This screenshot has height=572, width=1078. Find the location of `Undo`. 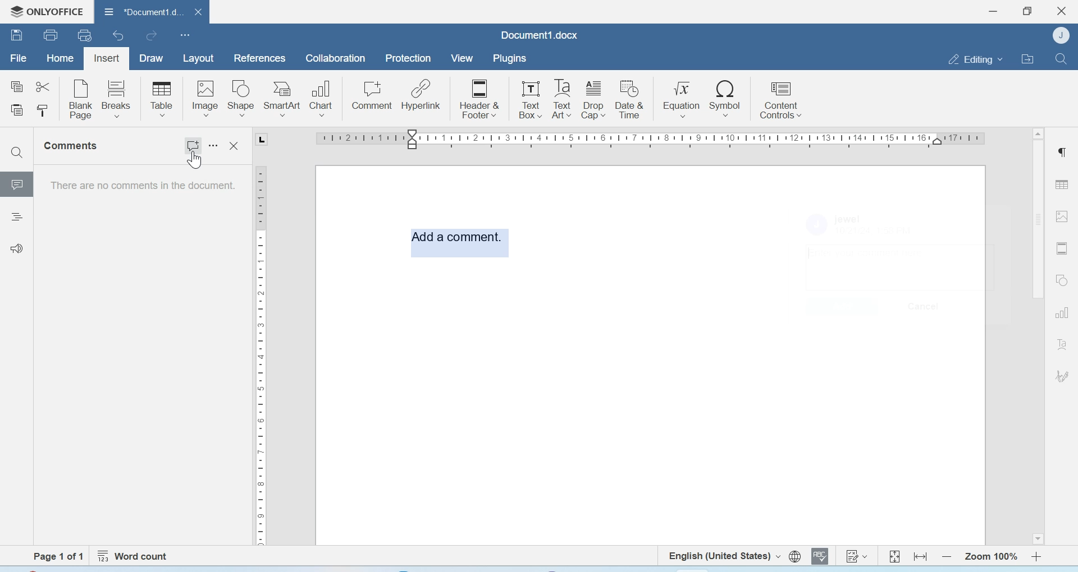

Undo is located at coordinates (120, 35).